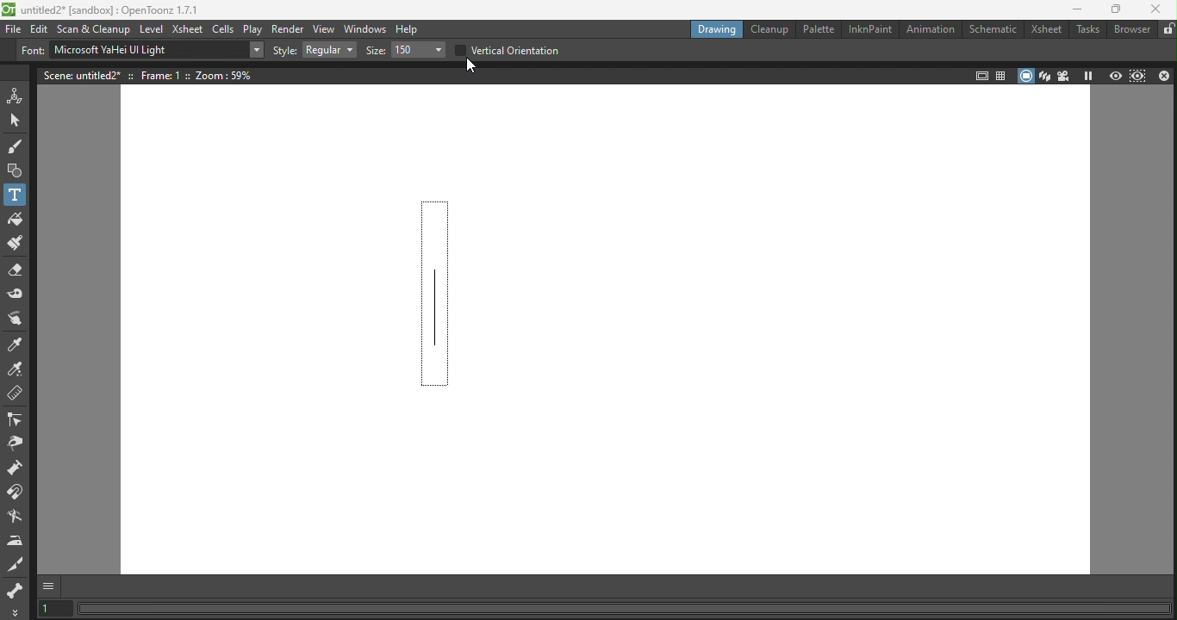 Image resolution: width=1177 pixels, height=620 pixels. I want to click on Drawing, so click(717, 29).